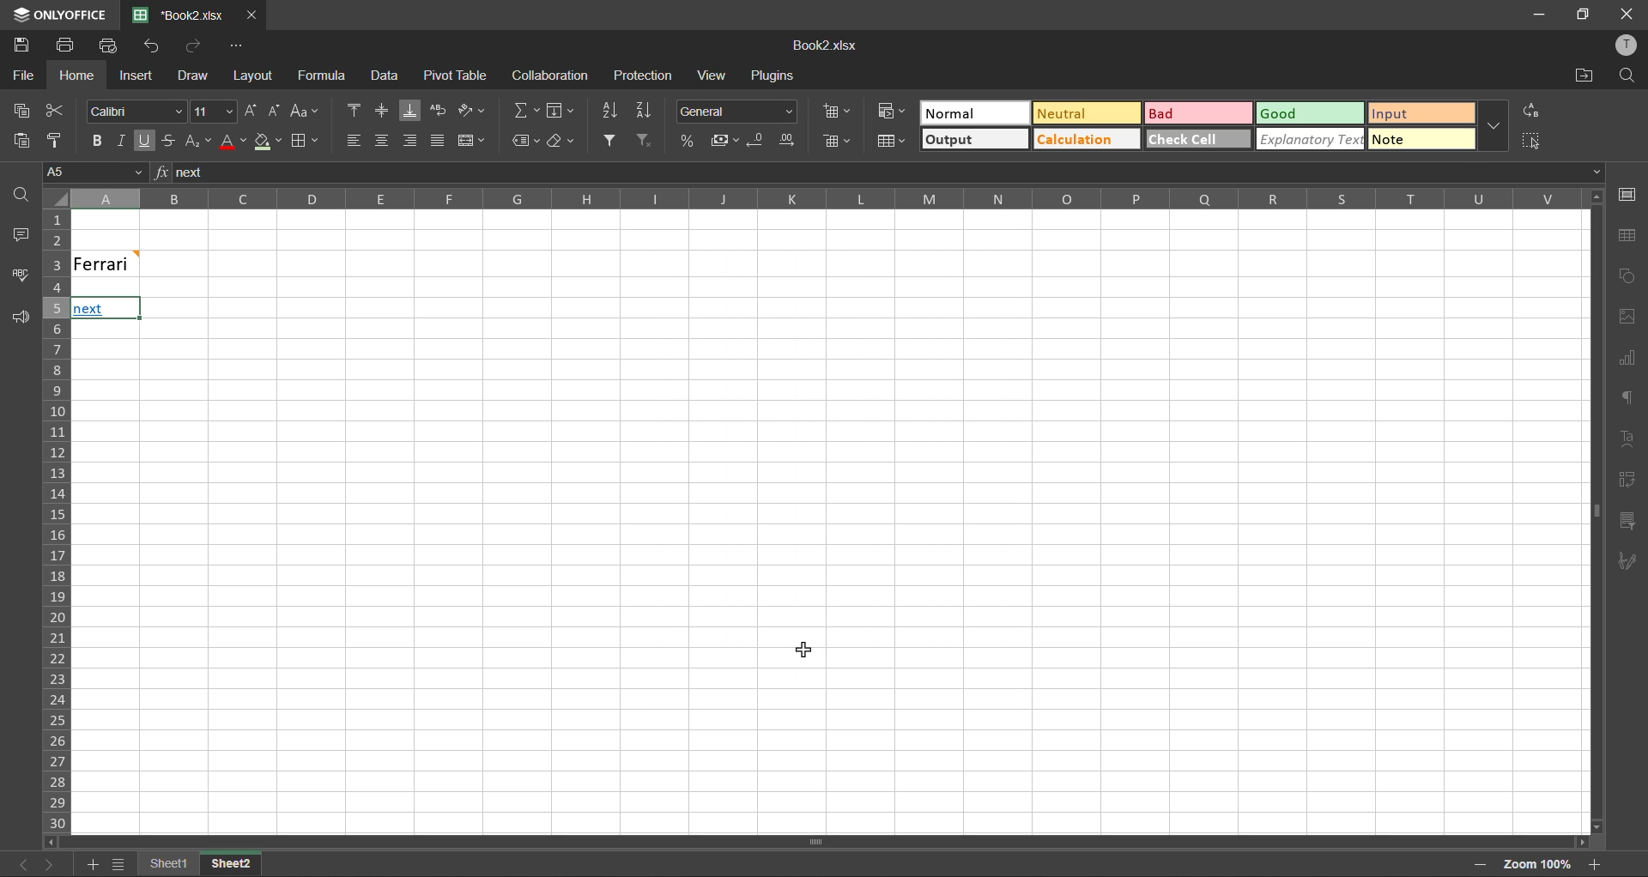  Describe the element at coordinates (439, 110) in the screenshot. I see `wrap text` at that location.